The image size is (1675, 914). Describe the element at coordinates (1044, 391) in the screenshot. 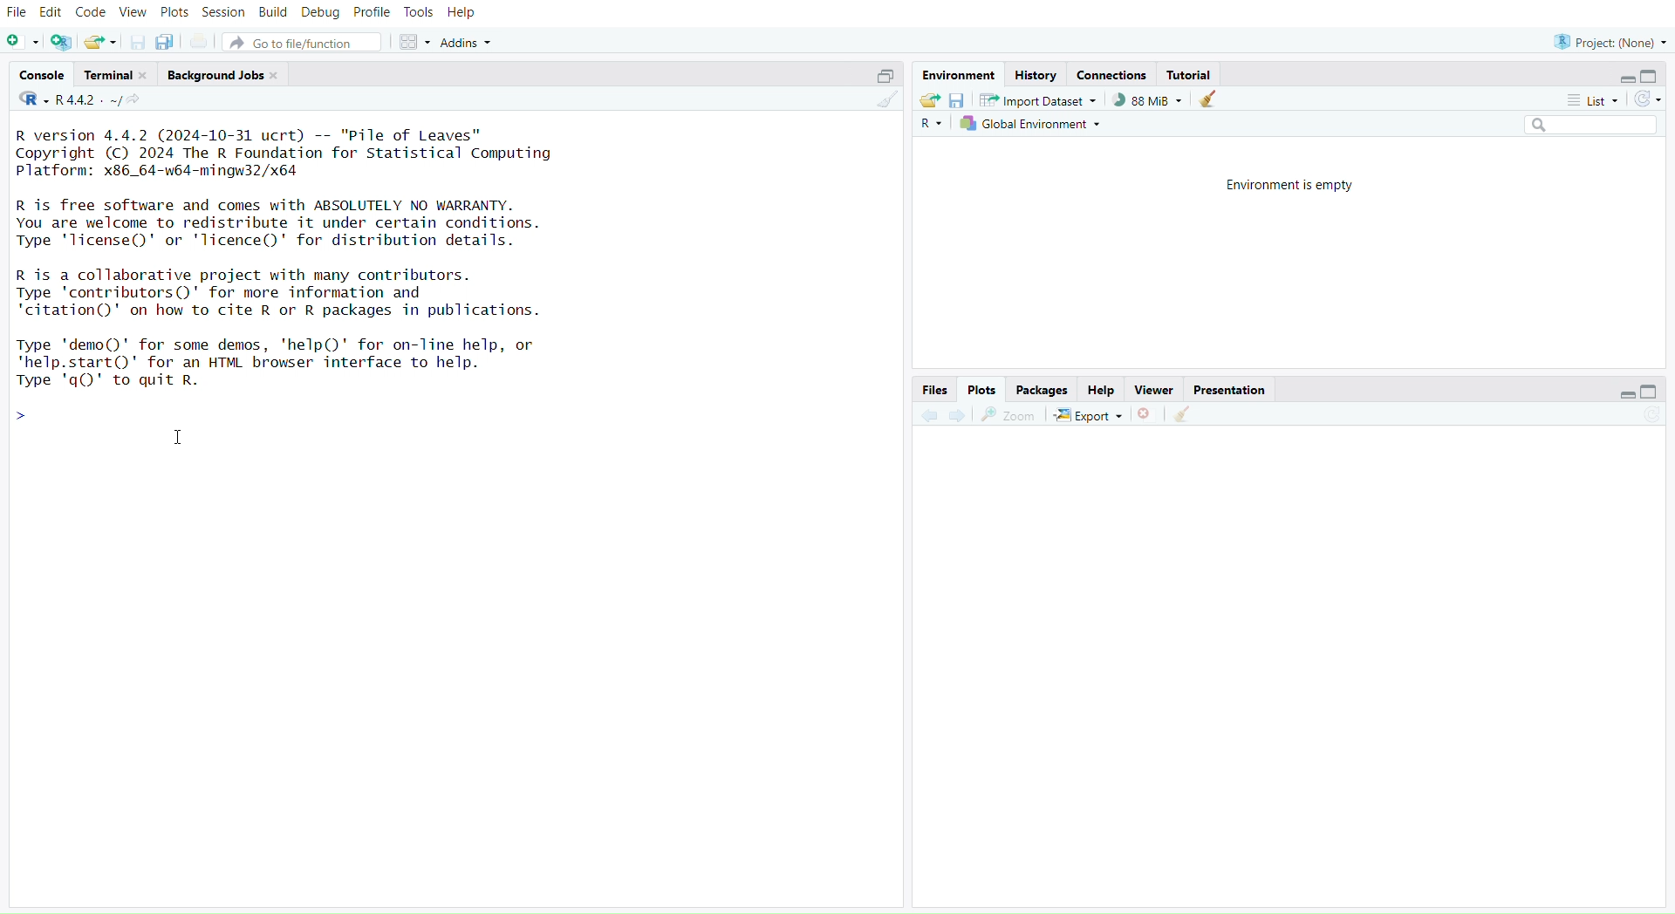

I see `packages` at that location.